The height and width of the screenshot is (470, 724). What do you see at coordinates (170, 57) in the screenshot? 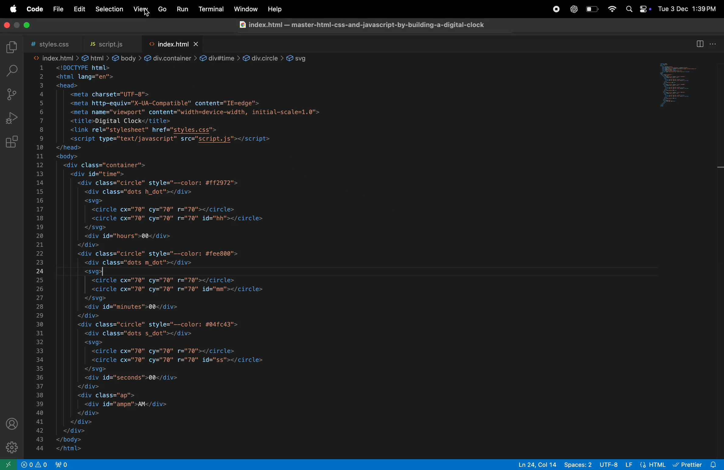
I see `div.container` at bounding box center [170, 57].